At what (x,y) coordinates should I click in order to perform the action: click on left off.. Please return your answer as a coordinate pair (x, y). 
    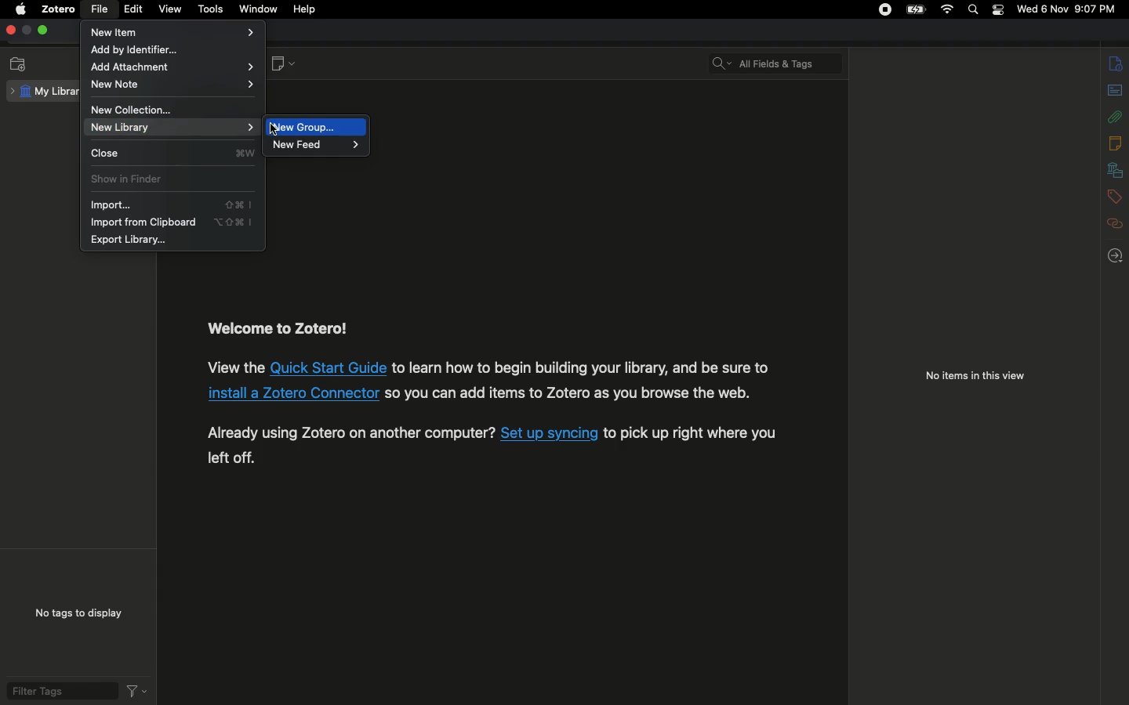
    Looking at the image, I should click on (231, 457).